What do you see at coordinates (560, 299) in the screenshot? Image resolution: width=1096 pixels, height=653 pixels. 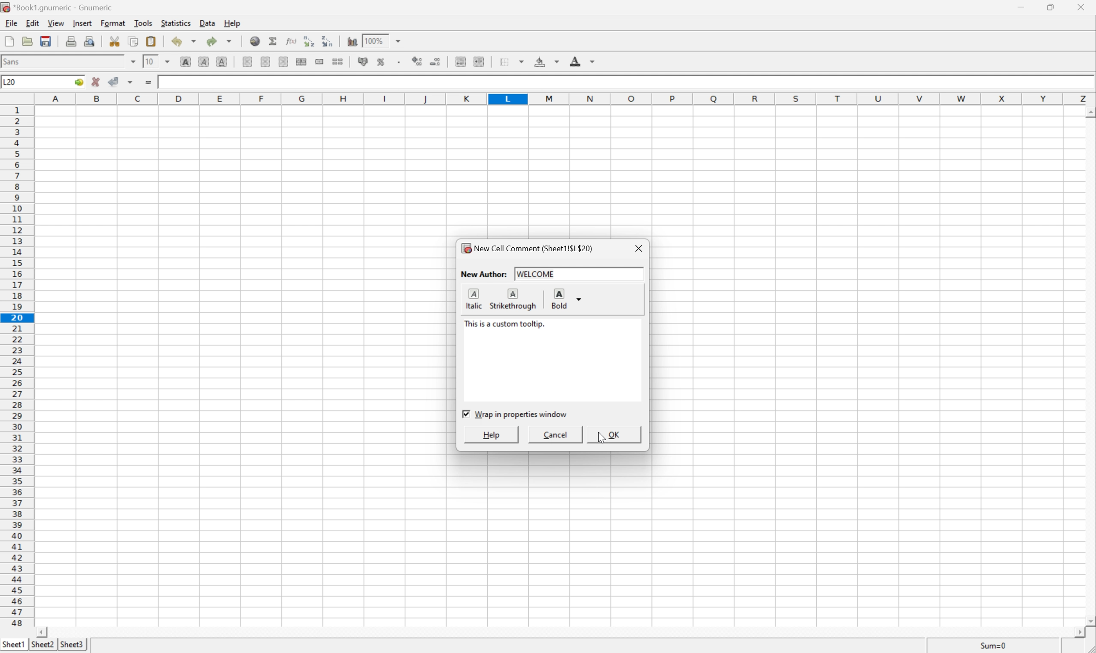 I see `Bold` at bounding box center [560, 299].